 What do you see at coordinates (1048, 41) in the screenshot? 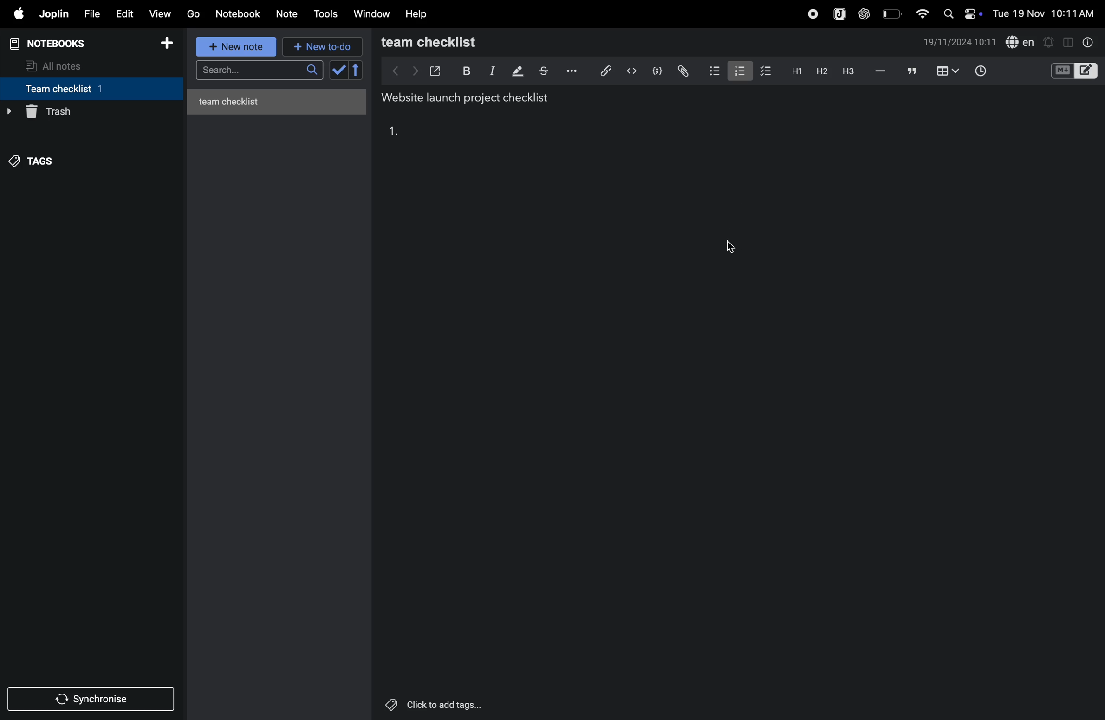
I see `` at bounding box center [1048, 41].